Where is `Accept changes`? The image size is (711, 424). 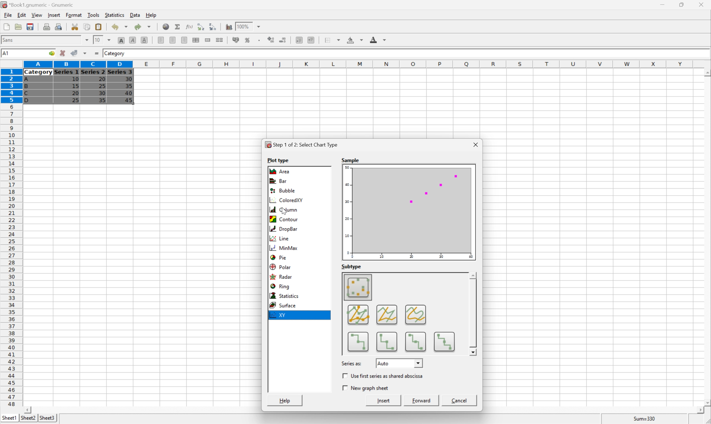
Accept changes is located at coordinates (73, 53).